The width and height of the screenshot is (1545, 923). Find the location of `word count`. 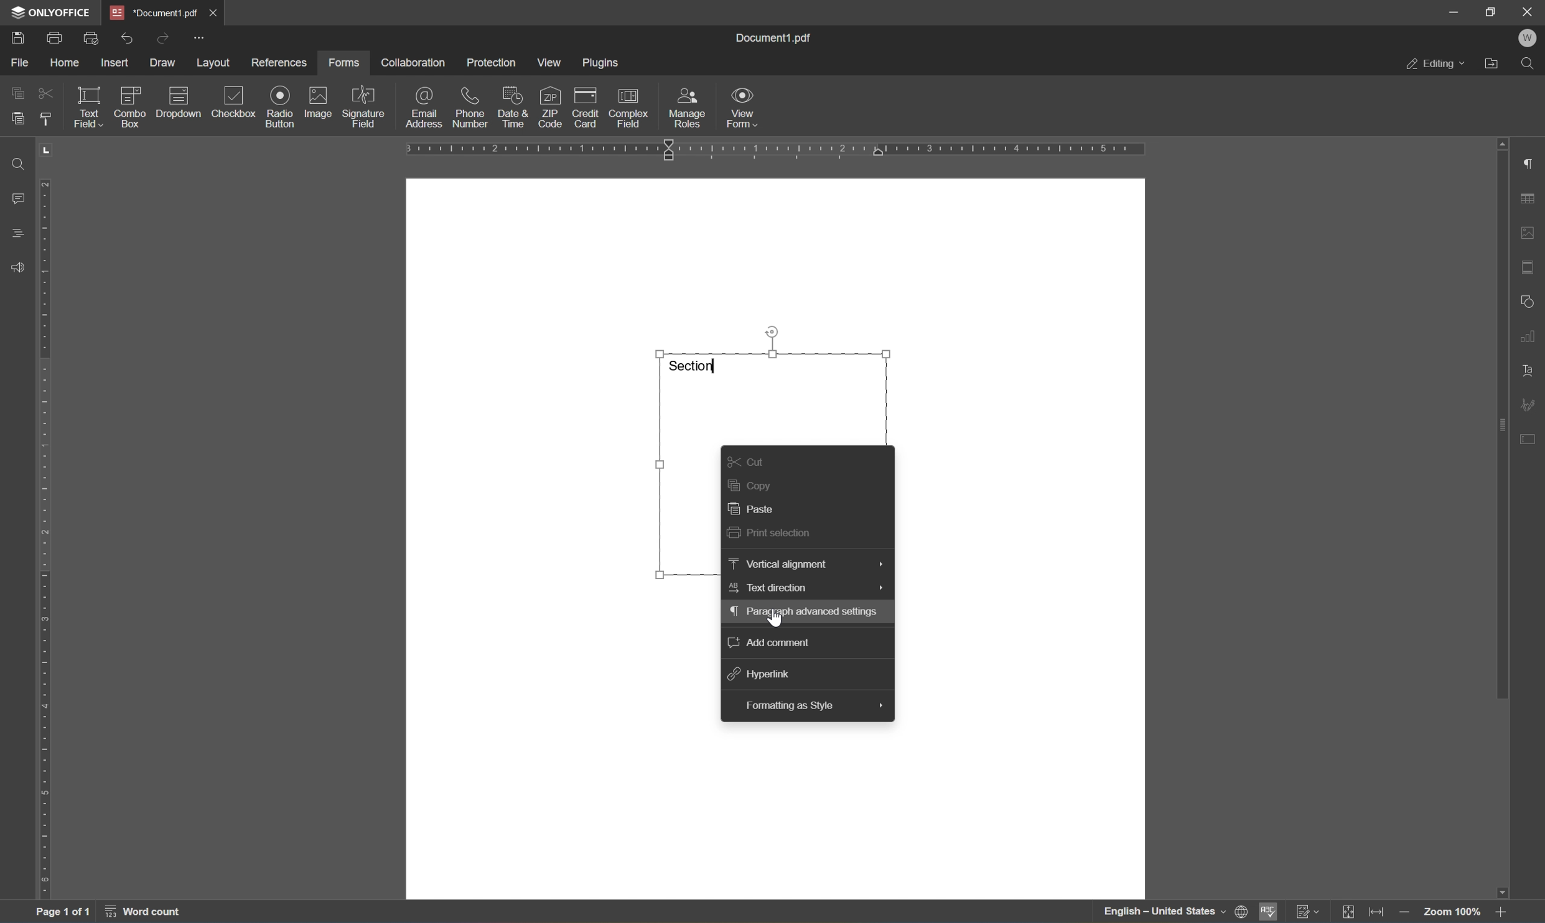

word count is located at coordinates (154, 913).